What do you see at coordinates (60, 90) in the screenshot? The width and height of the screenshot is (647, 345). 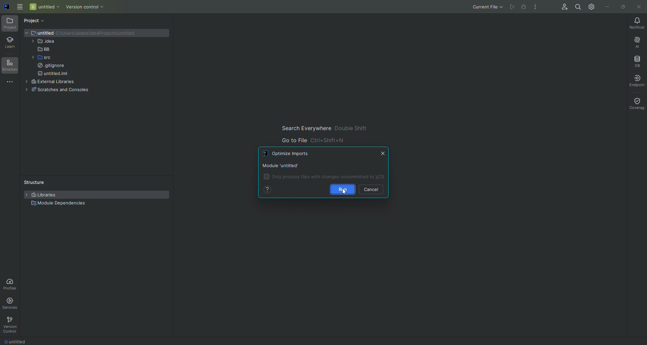 I see `Scratches and Console` at bounding box center [60, 90].